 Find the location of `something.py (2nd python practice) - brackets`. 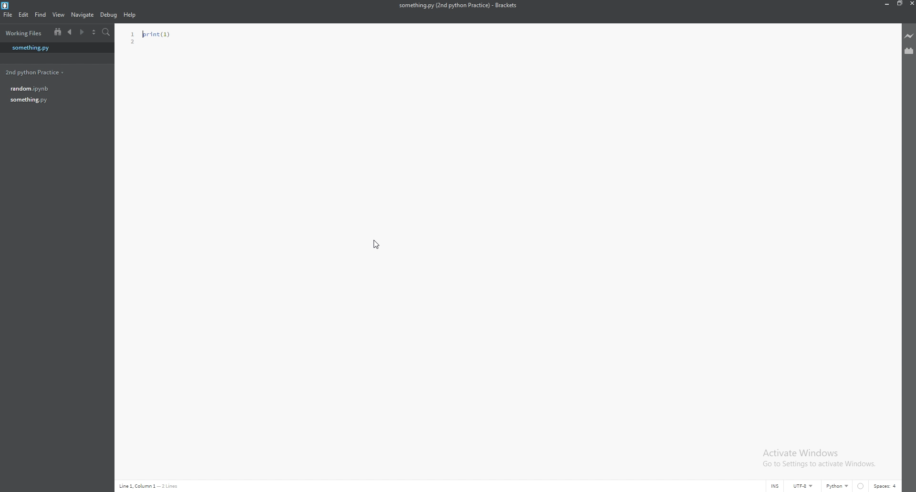

something.py (2nd python practice) - brackets is located at coordinates (458, 5).